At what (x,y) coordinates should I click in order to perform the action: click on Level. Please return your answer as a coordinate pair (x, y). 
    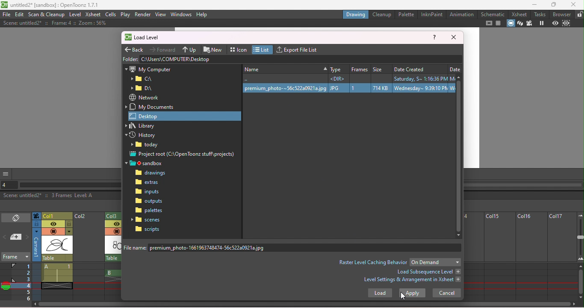
    Looking at the image, I should click on (75, 15).